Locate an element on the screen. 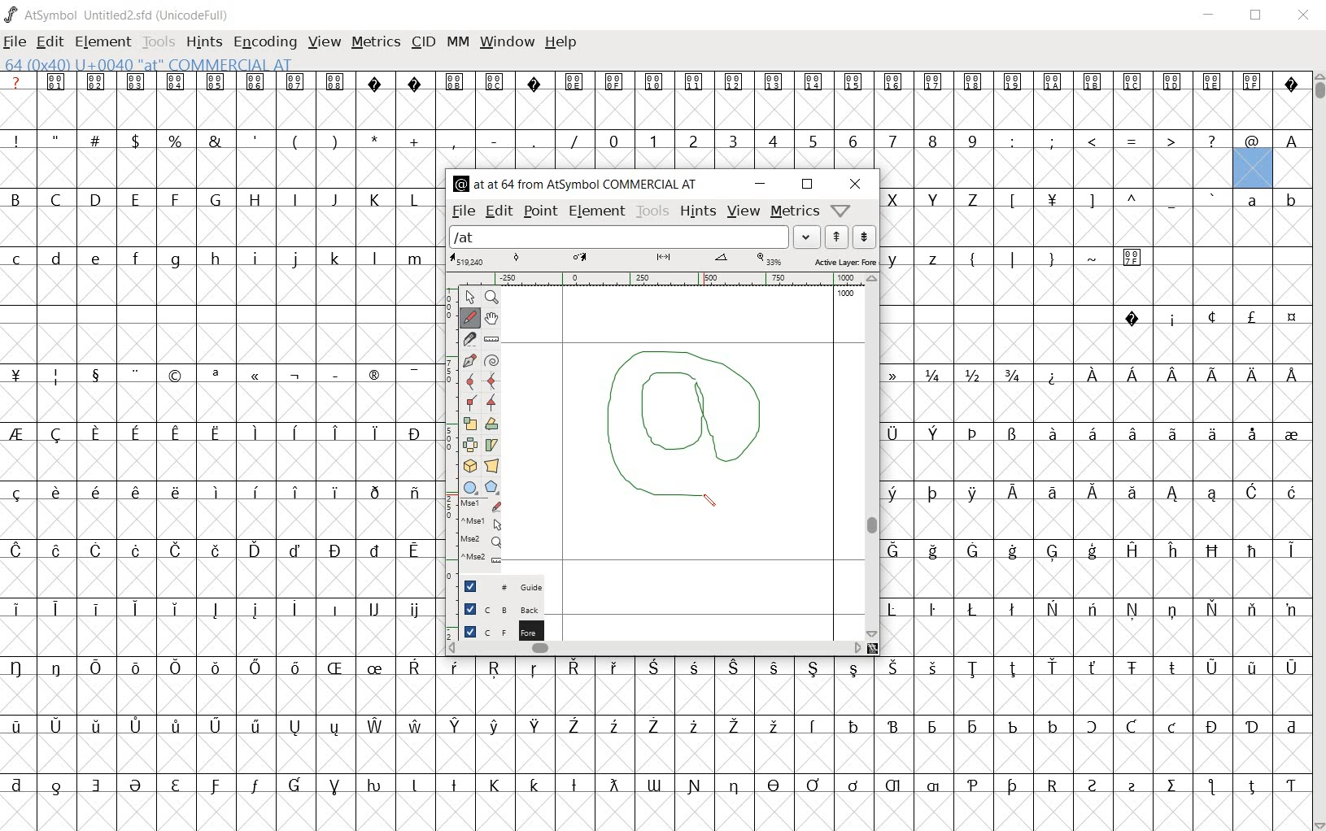 The height and width of the screenshot is (831, 1326). glyph is located at coordinates (1096, 449).